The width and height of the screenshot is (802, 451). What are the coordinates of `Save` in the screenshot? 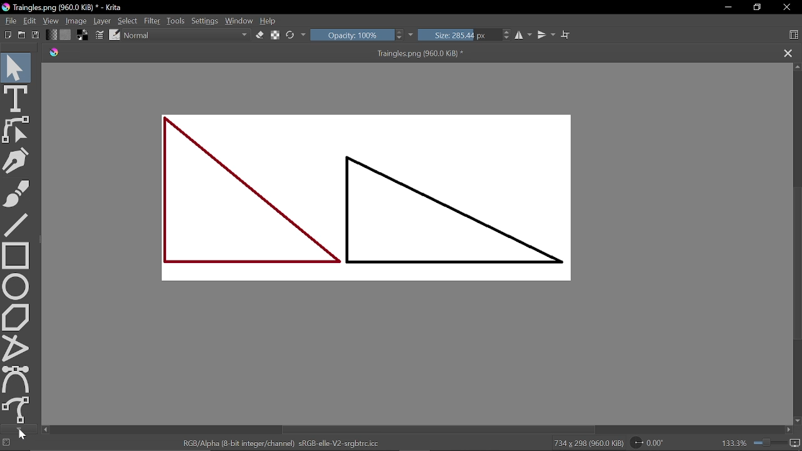 It's located at (34, 35).